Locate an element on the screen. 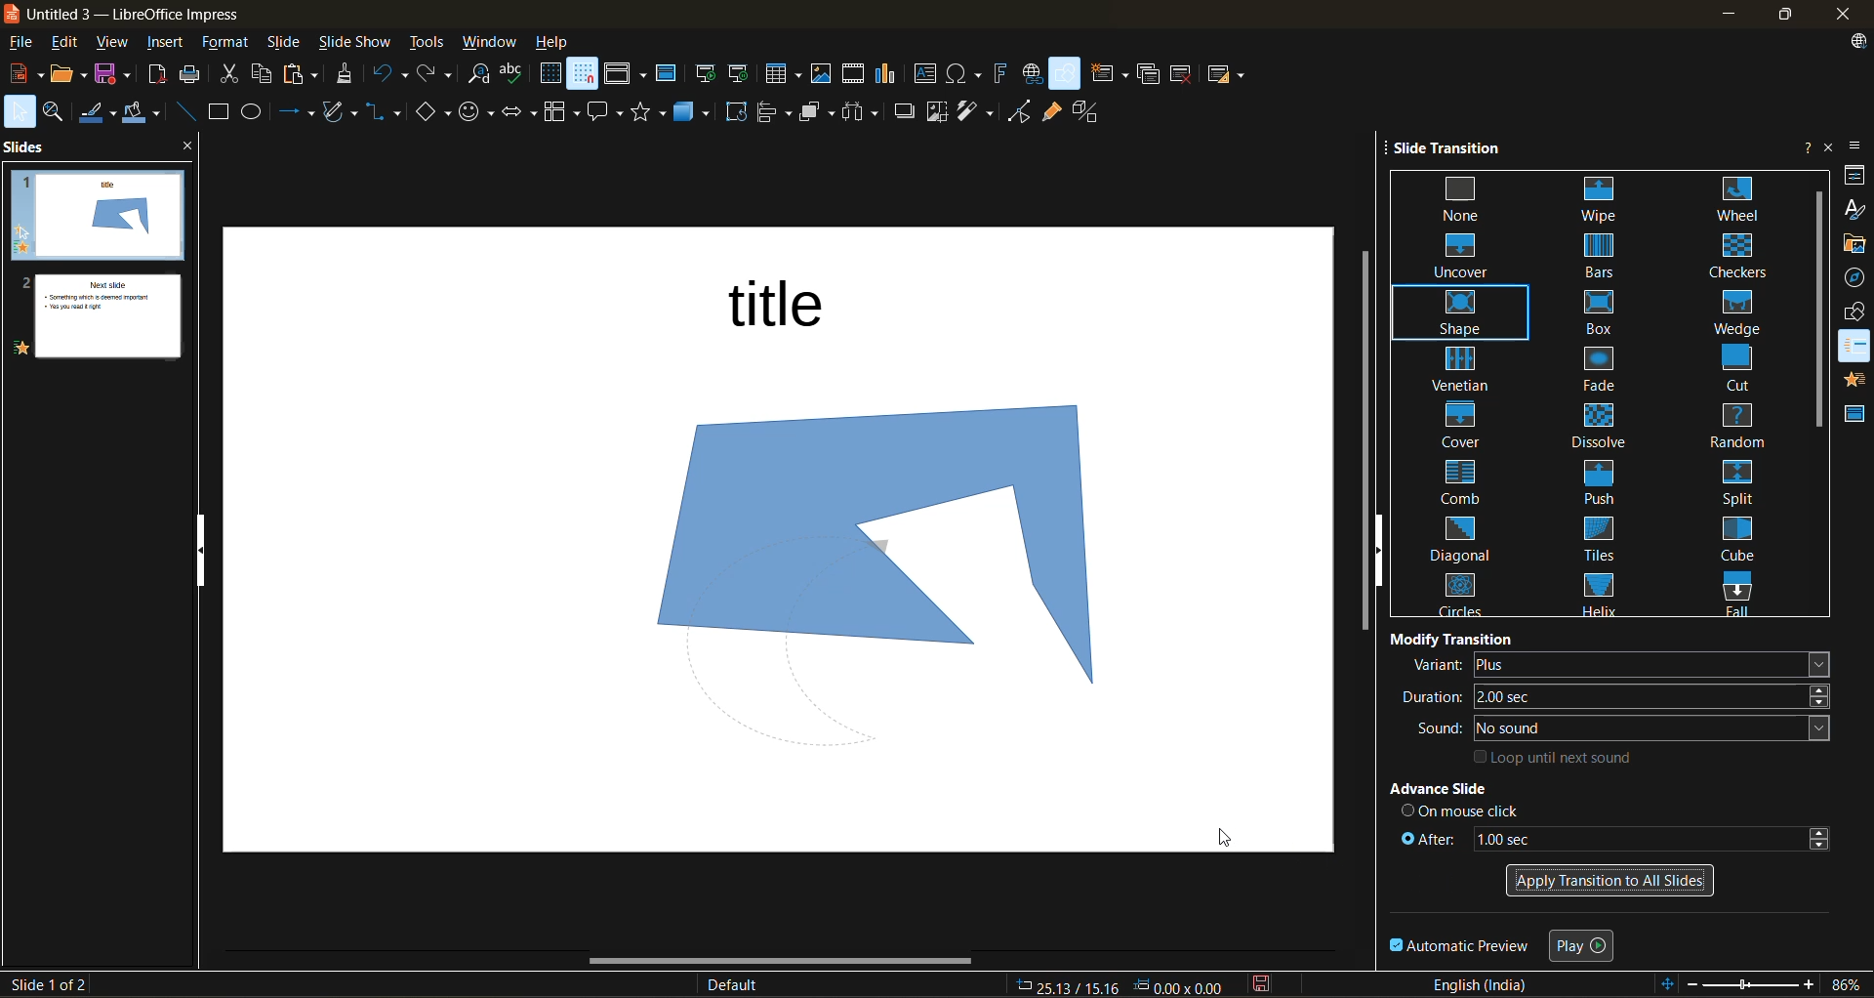  title is located at coordinates (791, 311).